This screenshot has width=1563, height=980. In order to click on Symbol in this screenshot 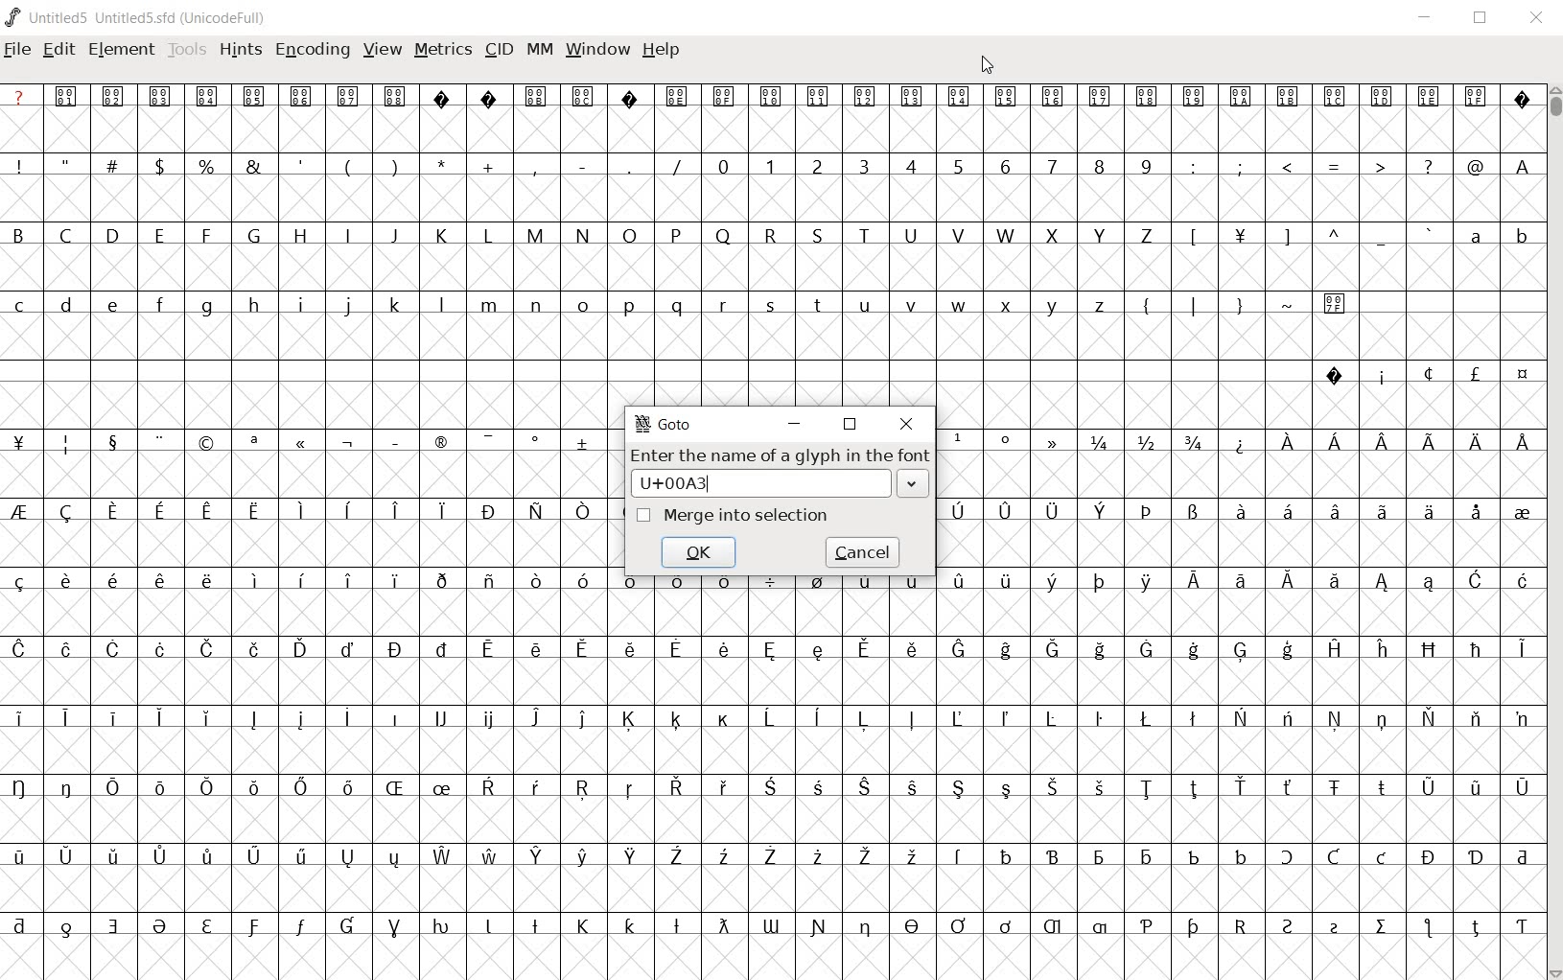, I will do `click(1005, 718)`.